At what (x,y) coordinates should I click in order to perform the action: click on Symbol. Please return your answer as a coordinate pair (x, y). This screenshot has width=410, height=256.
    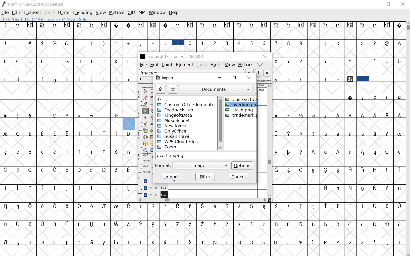
    Looking at the image, I should click on (227, 25).